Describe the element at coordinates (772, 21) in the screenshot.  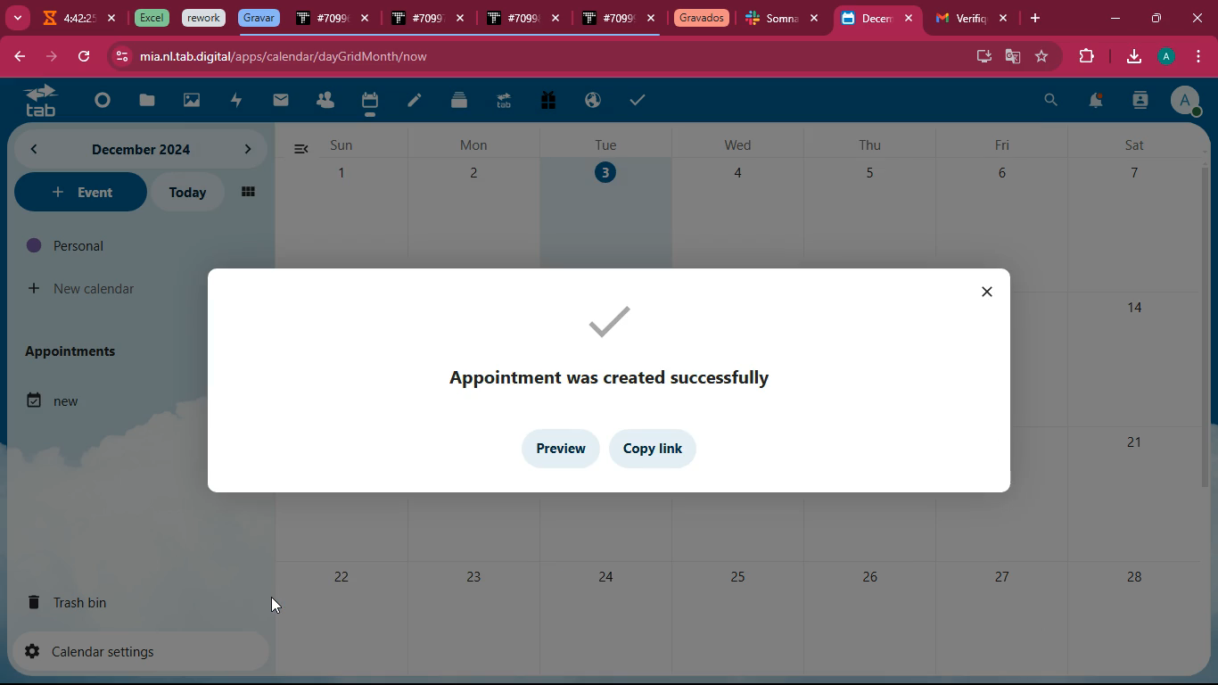
I see `tab` at that location.